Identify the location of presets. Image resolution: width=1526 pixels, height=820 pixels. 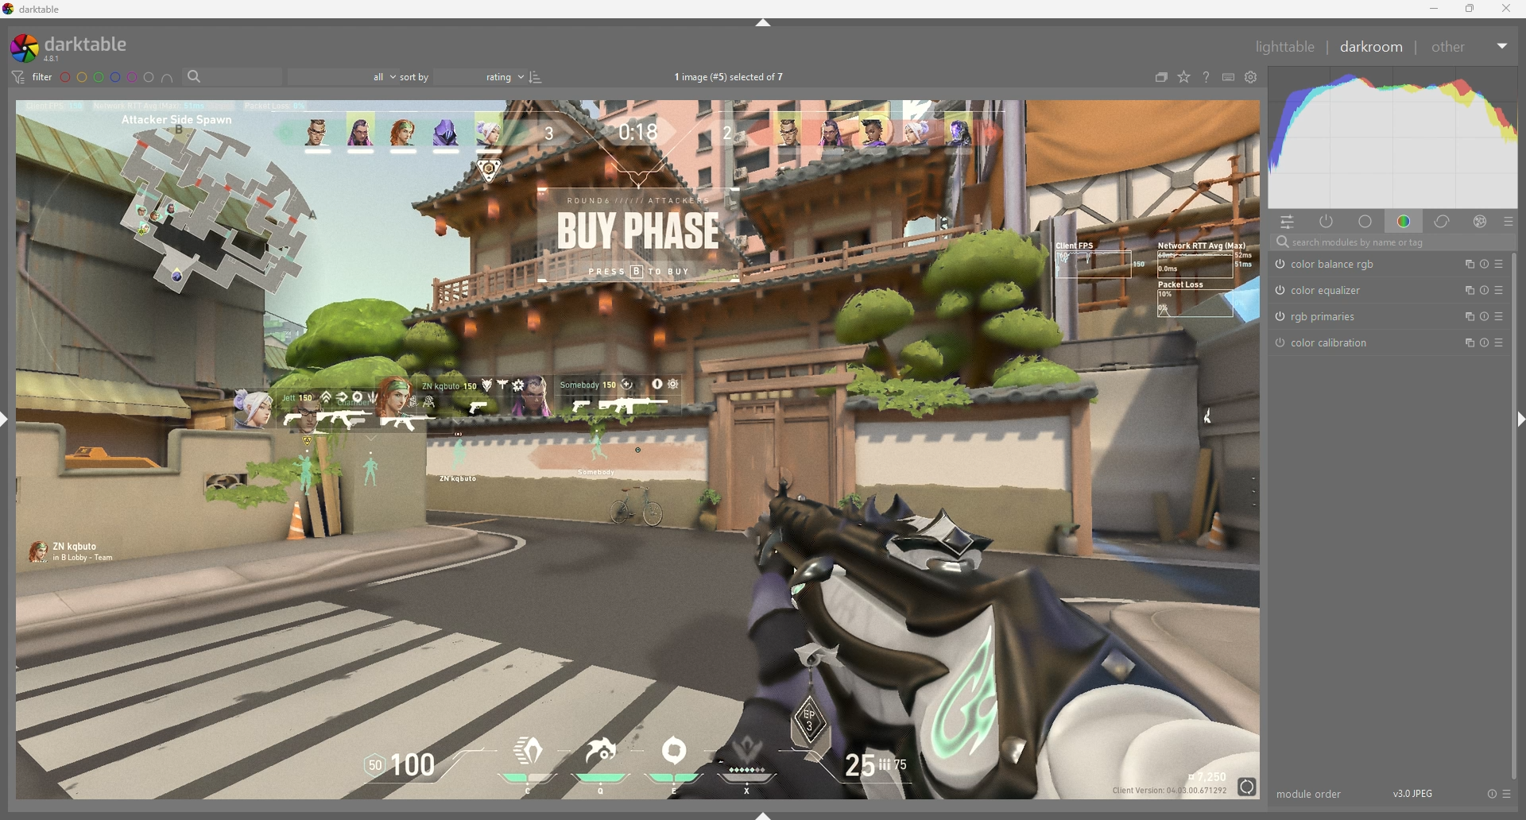
(1499, 341).